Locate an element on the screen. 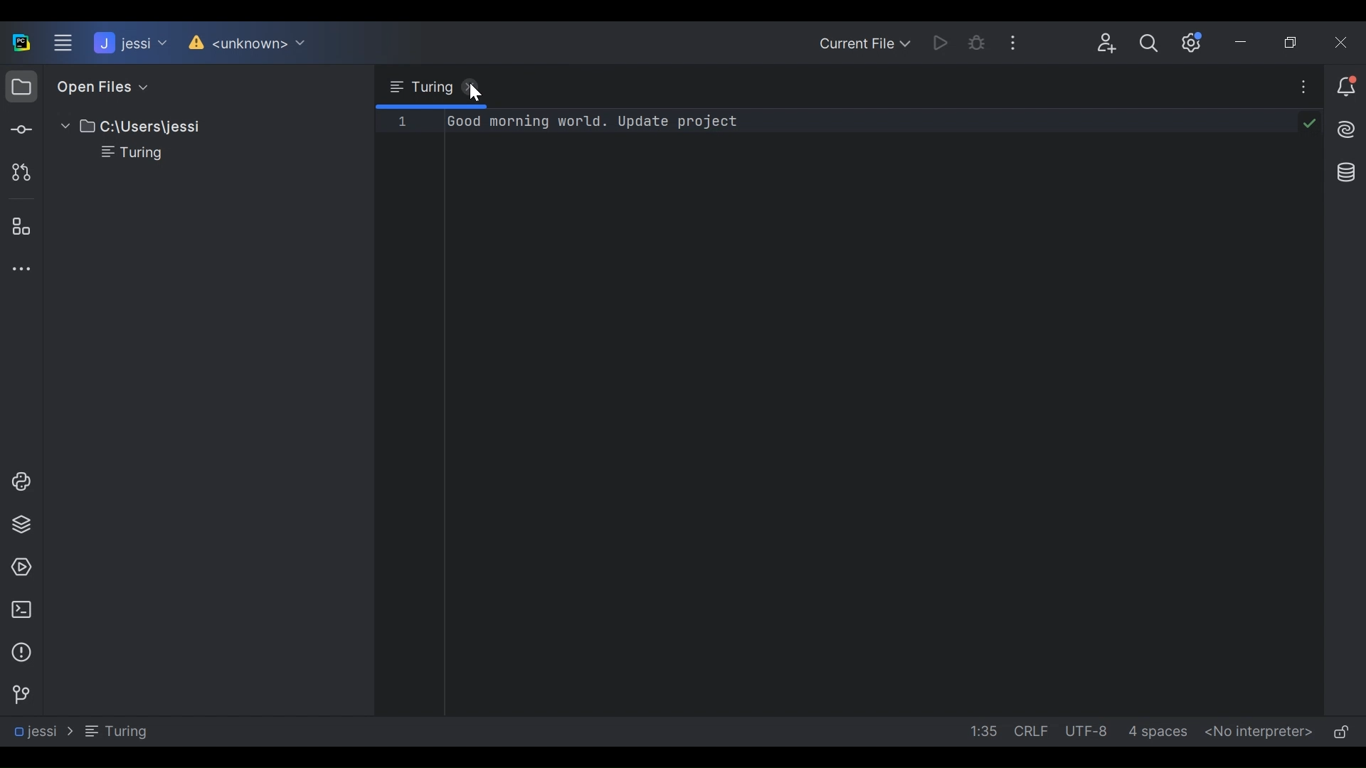 This screenshot has width=1366, height=768. Open Files is located at coordinates (95, 86).